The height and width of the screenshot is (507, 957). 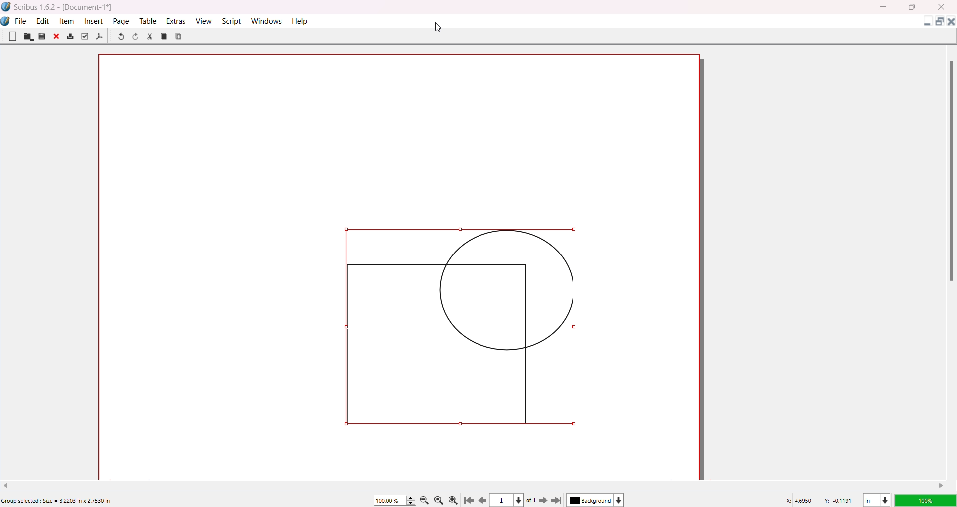 I want to click on Page, so click(x=122, y=21).